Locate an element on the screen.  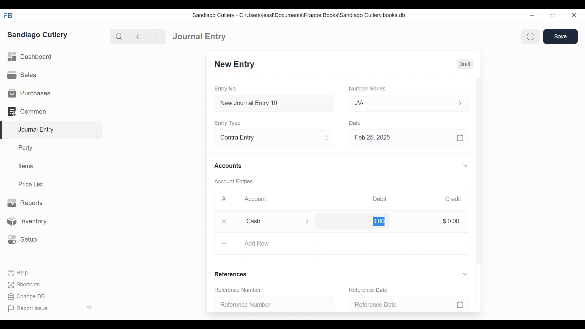
0.00 is located at coordinates (379, 222).